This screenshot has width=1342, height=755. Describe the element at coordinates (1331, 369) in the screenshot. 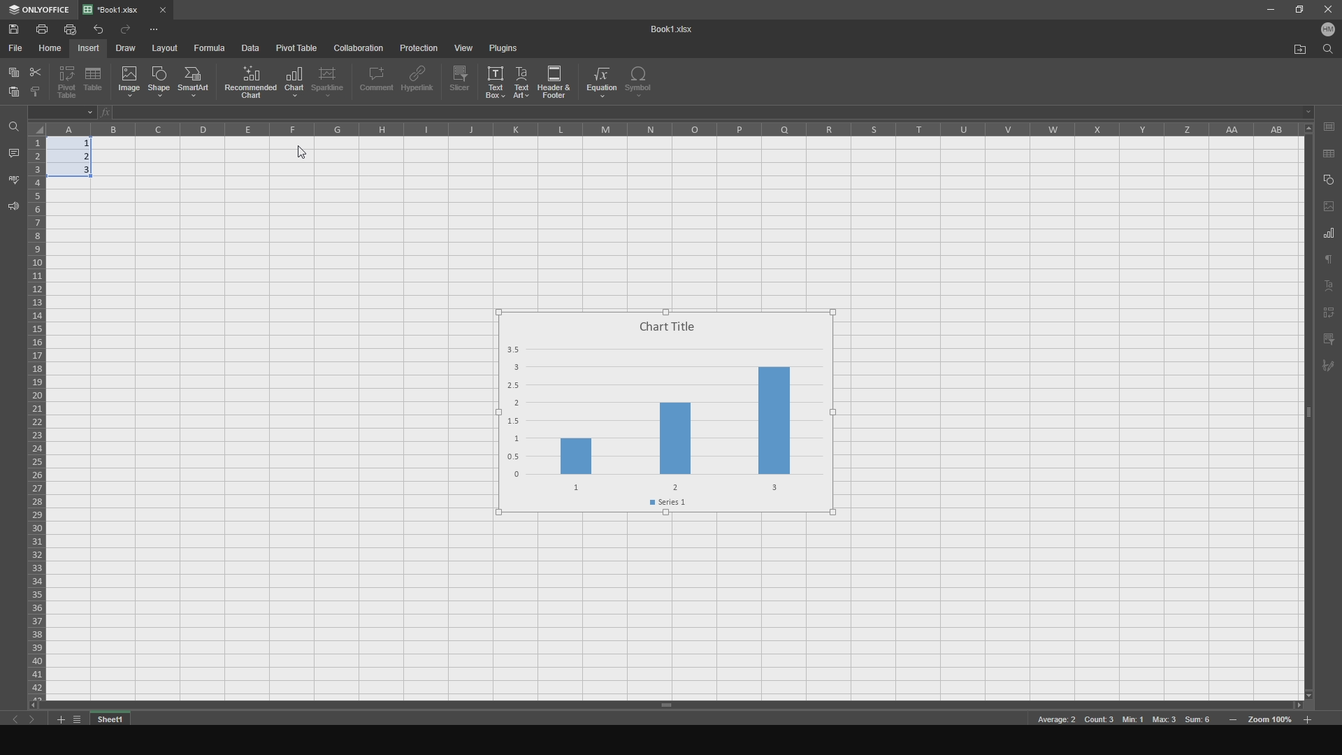

I see `signature` at that location.